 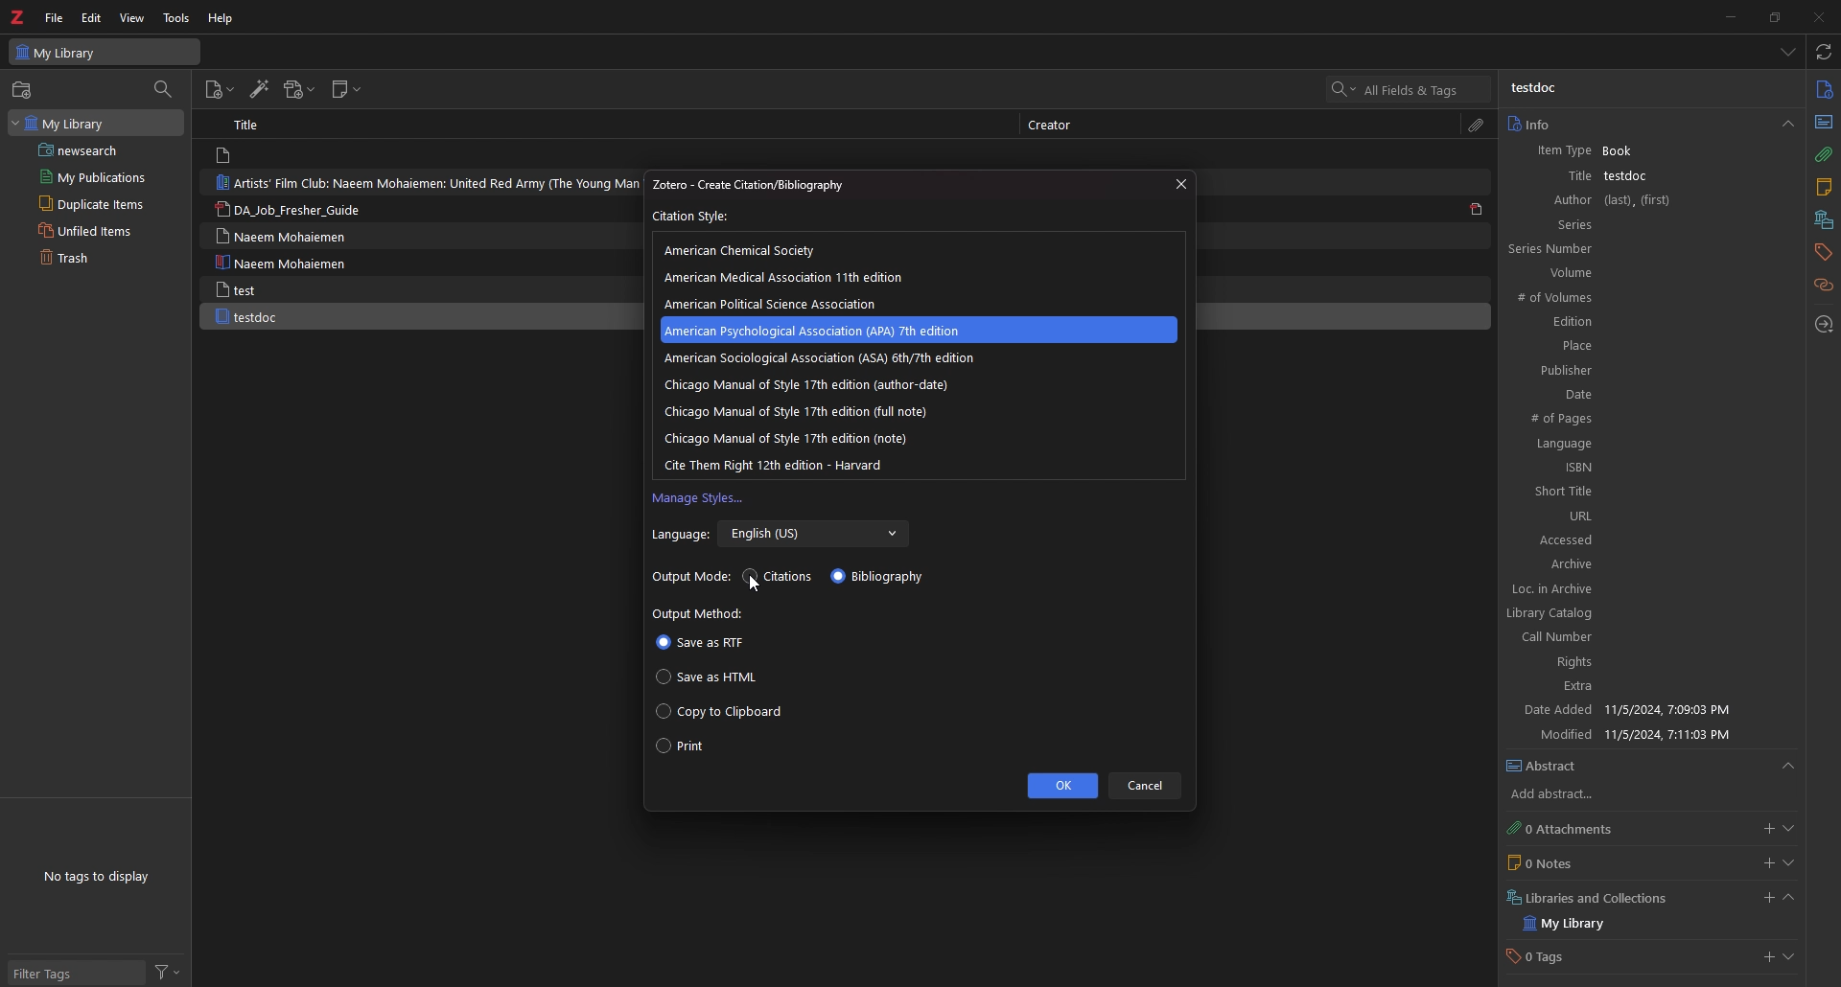 What do you see at coordinates (1649, 124) in the screenshot?
I see `info` at bounding box center [1649, 124].